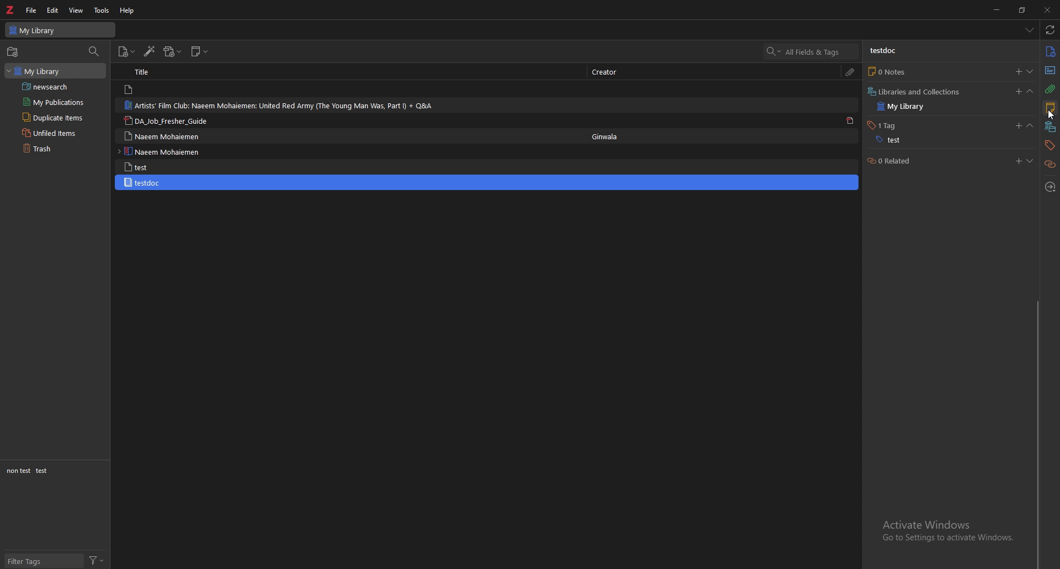 The width and height of the screenshot is (1060, 569). Describe the element at coordinates (14, 51) in the screenshot. I see `new collections` at that location.